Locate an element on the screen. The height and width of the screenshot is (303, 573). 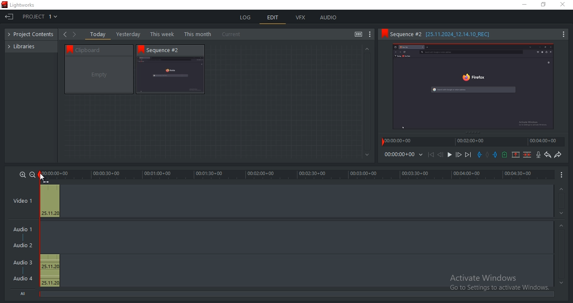
timeline is located at coordinates (399, 154).